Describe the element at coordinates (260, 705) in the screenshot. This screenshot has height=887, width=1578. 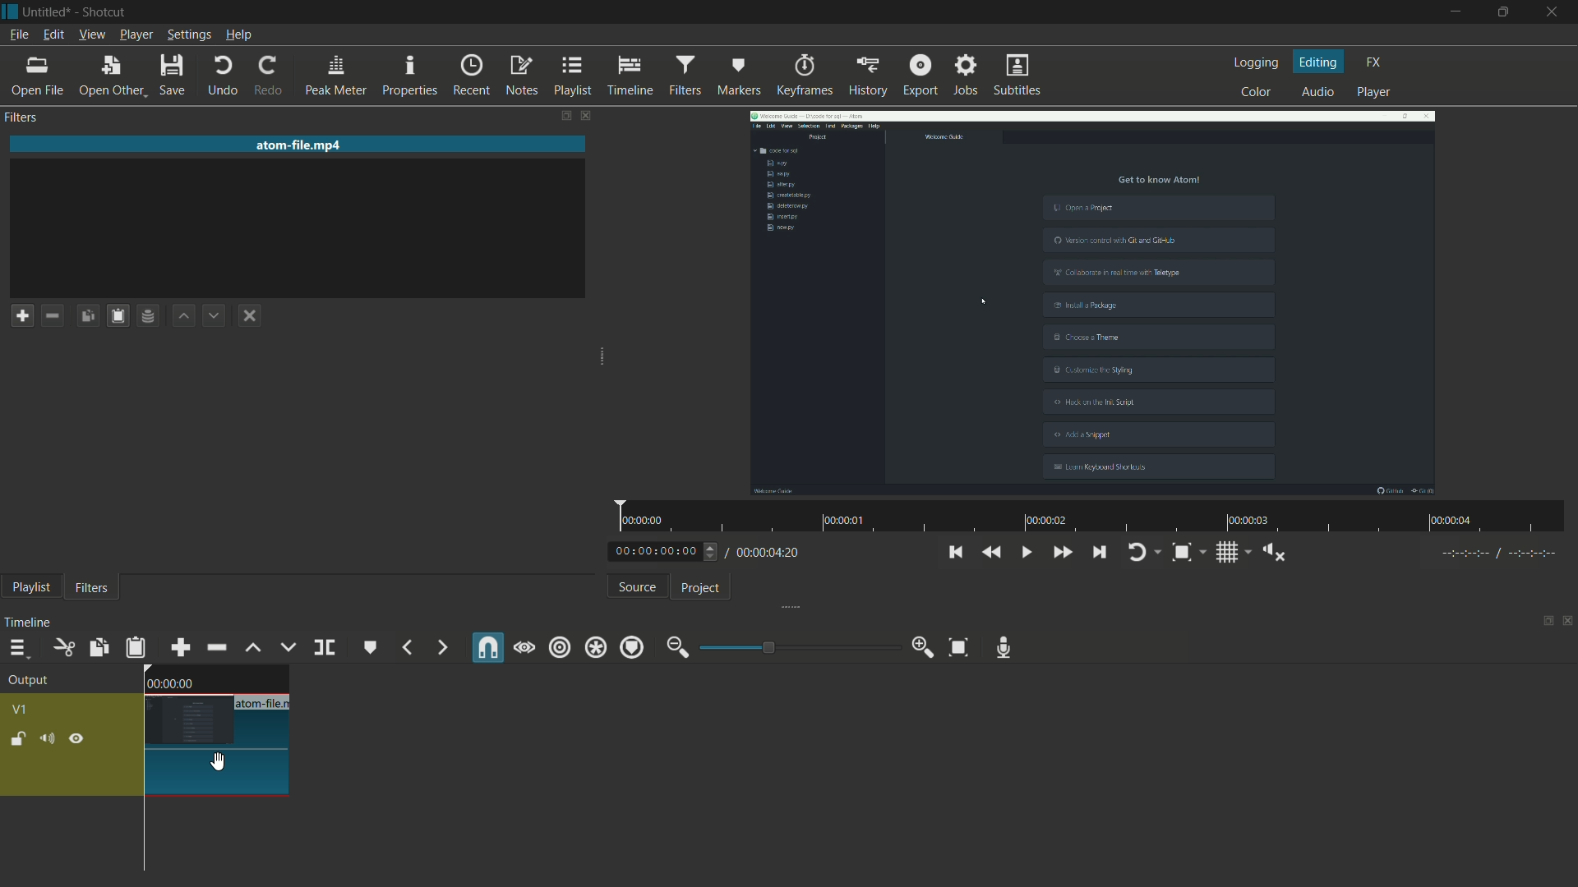
I see `file name` at that location.